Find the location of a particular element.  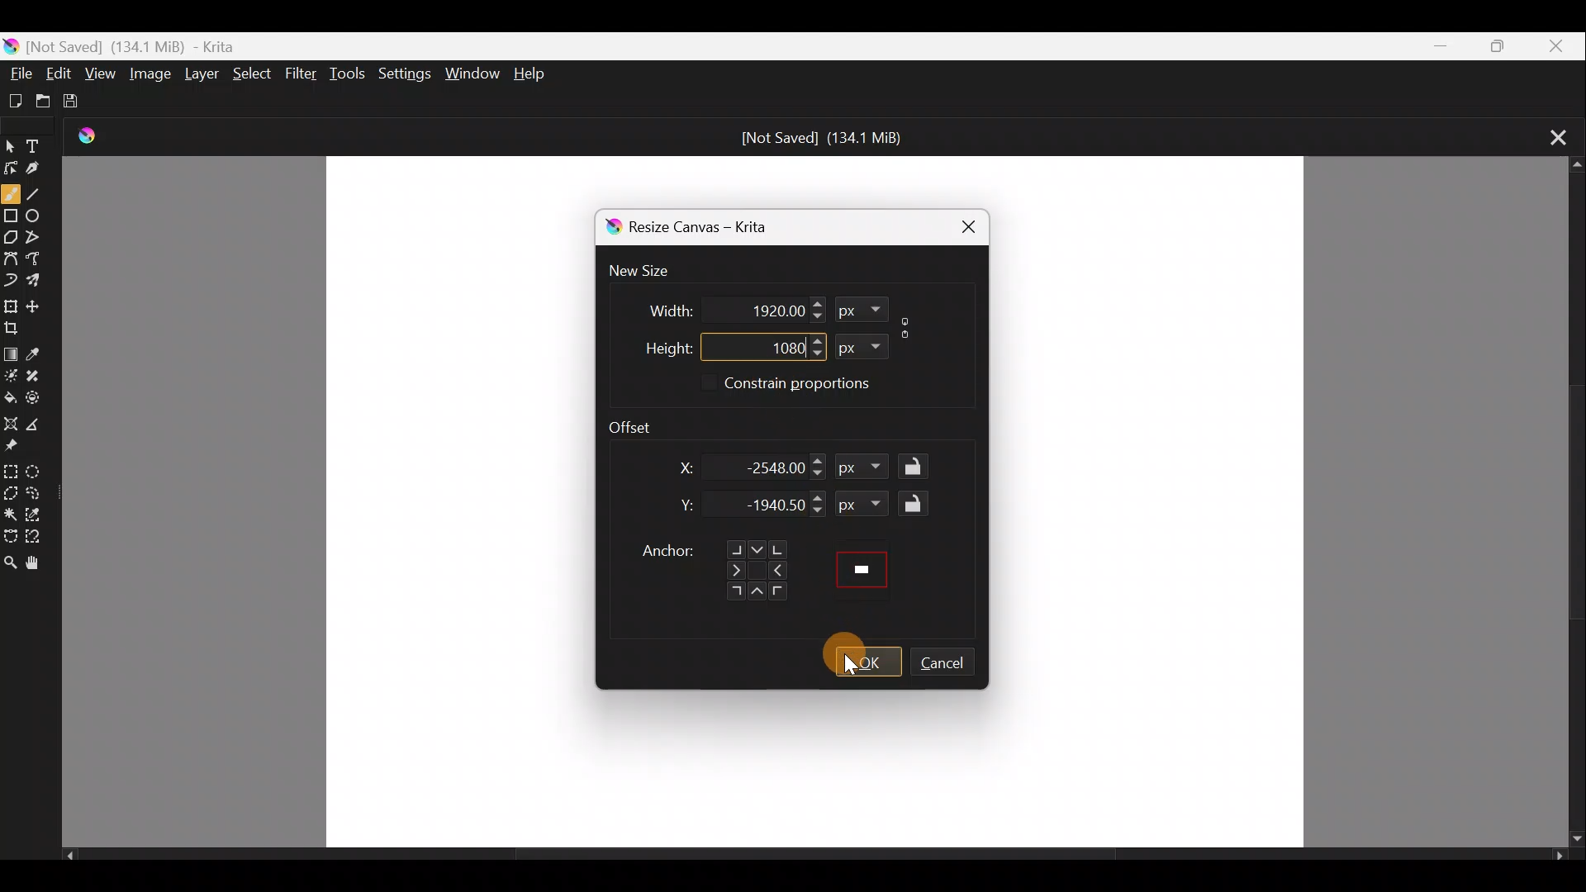

Rectangular selection tool is located at coordinates (13, 471).